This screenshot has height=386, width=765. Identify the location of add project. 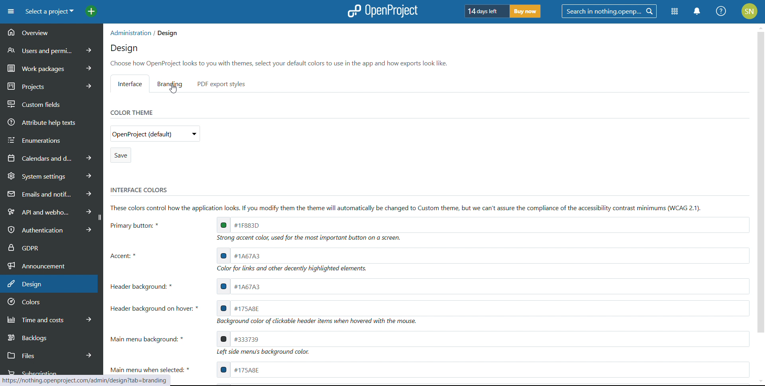
(91, 12).